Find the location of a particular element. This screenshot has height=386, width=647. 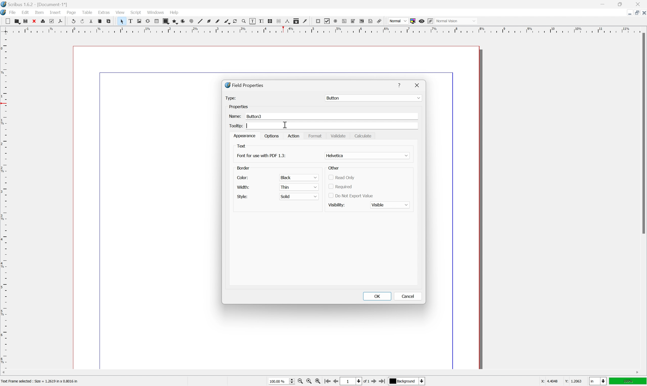

Help is located at coordinates (399, 86).